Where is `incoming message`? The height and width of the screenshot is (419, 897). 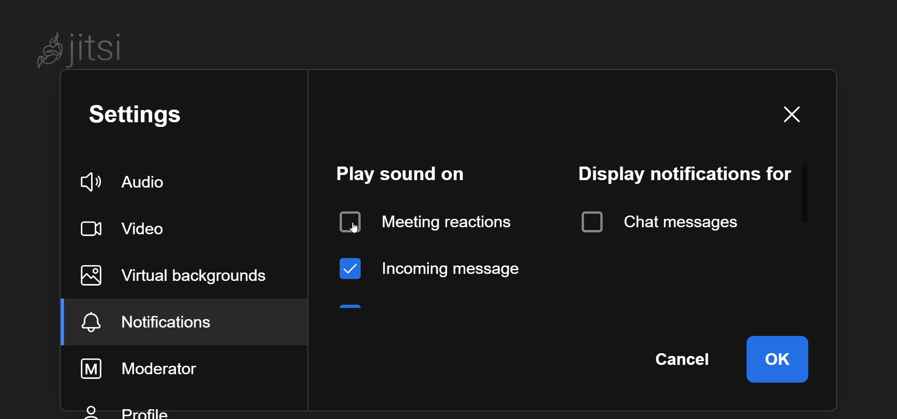
incoming message is located at coordinates (428, 268).